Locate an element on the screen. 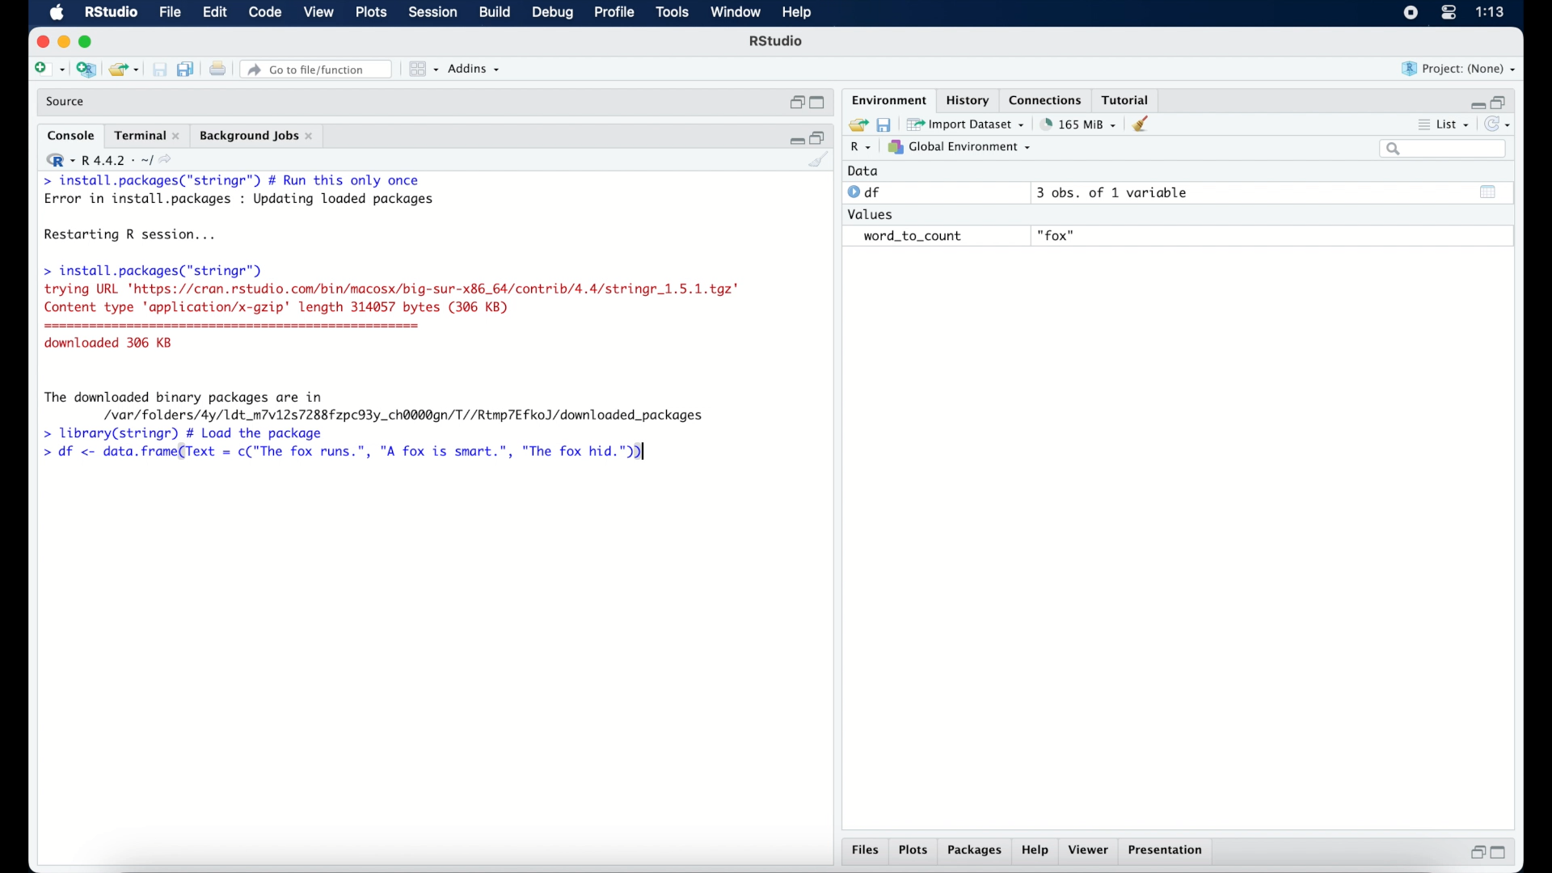 The width and height of the screenshot is (1552, 873). view in pane is located at coordinates (422, 70).